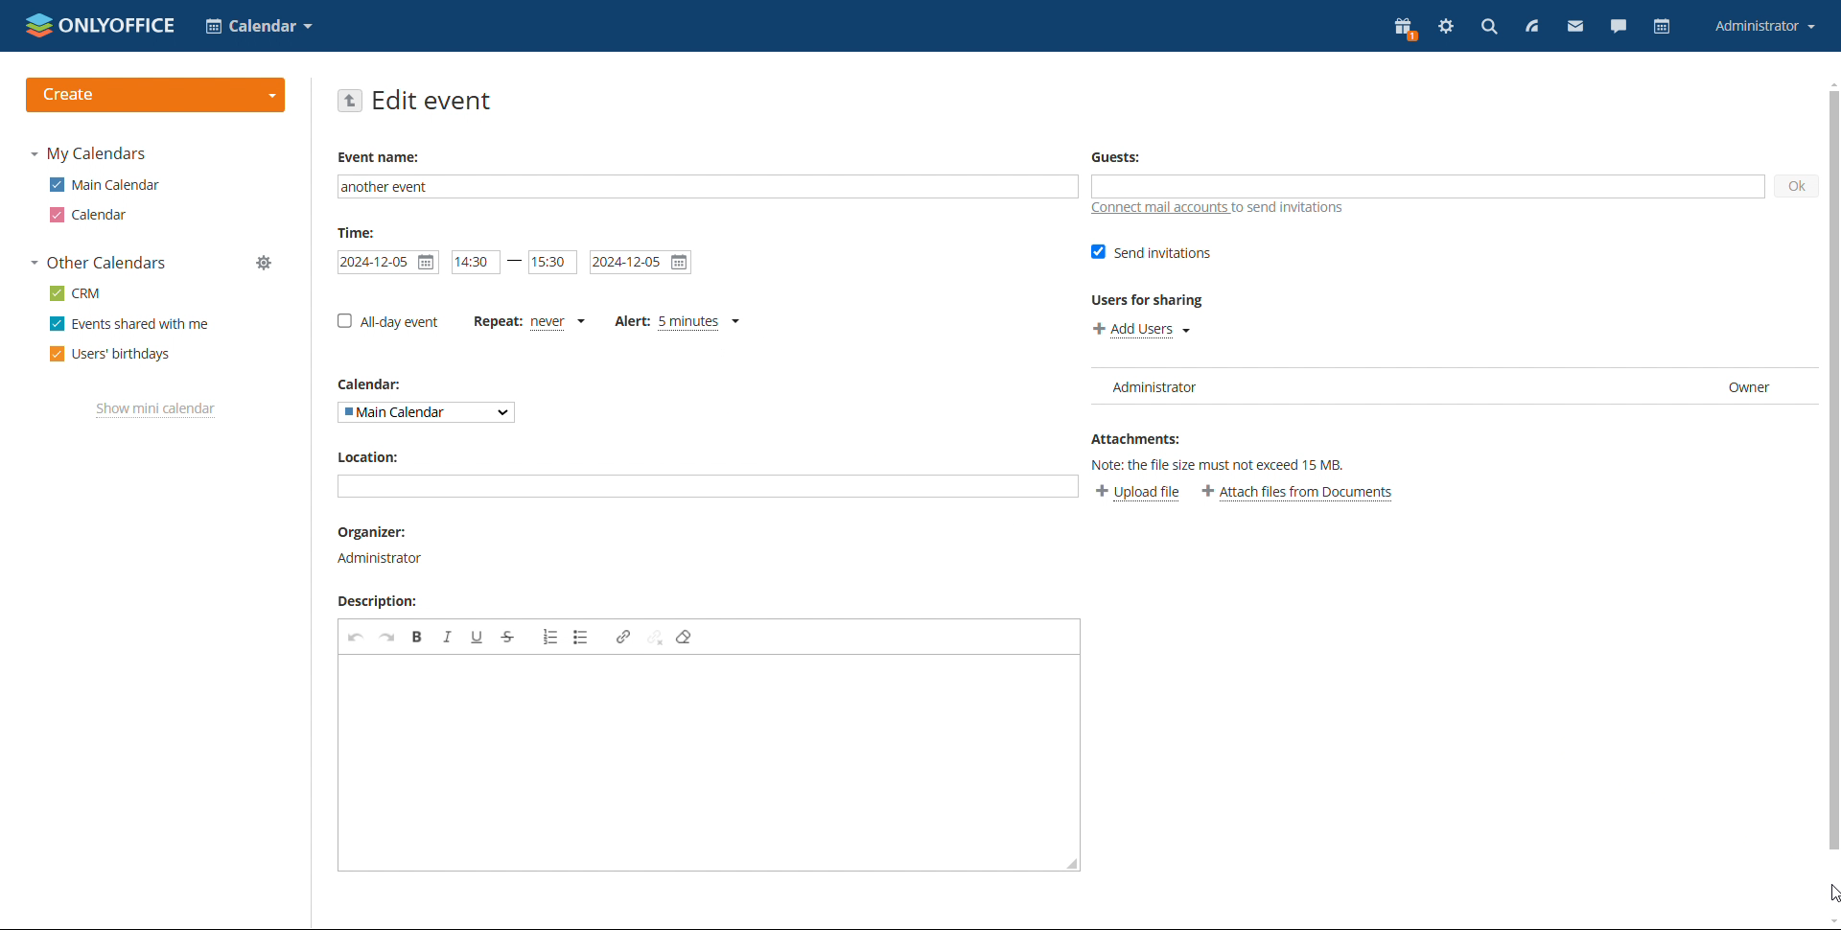 The height and width of the screenshot is (930, 1841). Describe the element at coordinates (1796, 187) in the screenshot. I see `ok` at that location.